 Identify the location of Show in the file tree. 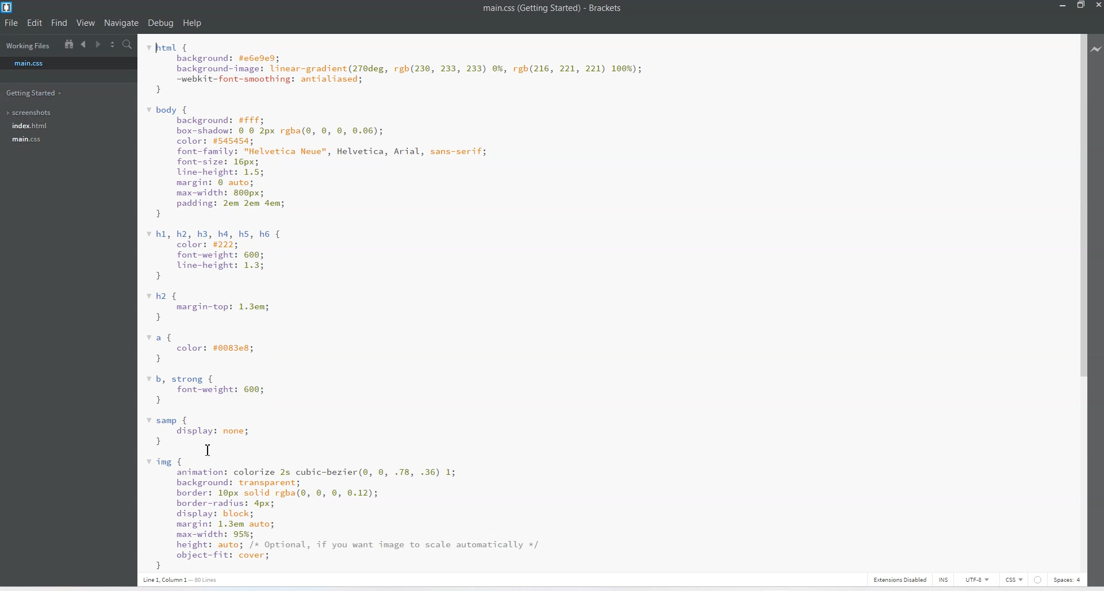
(69, 44).